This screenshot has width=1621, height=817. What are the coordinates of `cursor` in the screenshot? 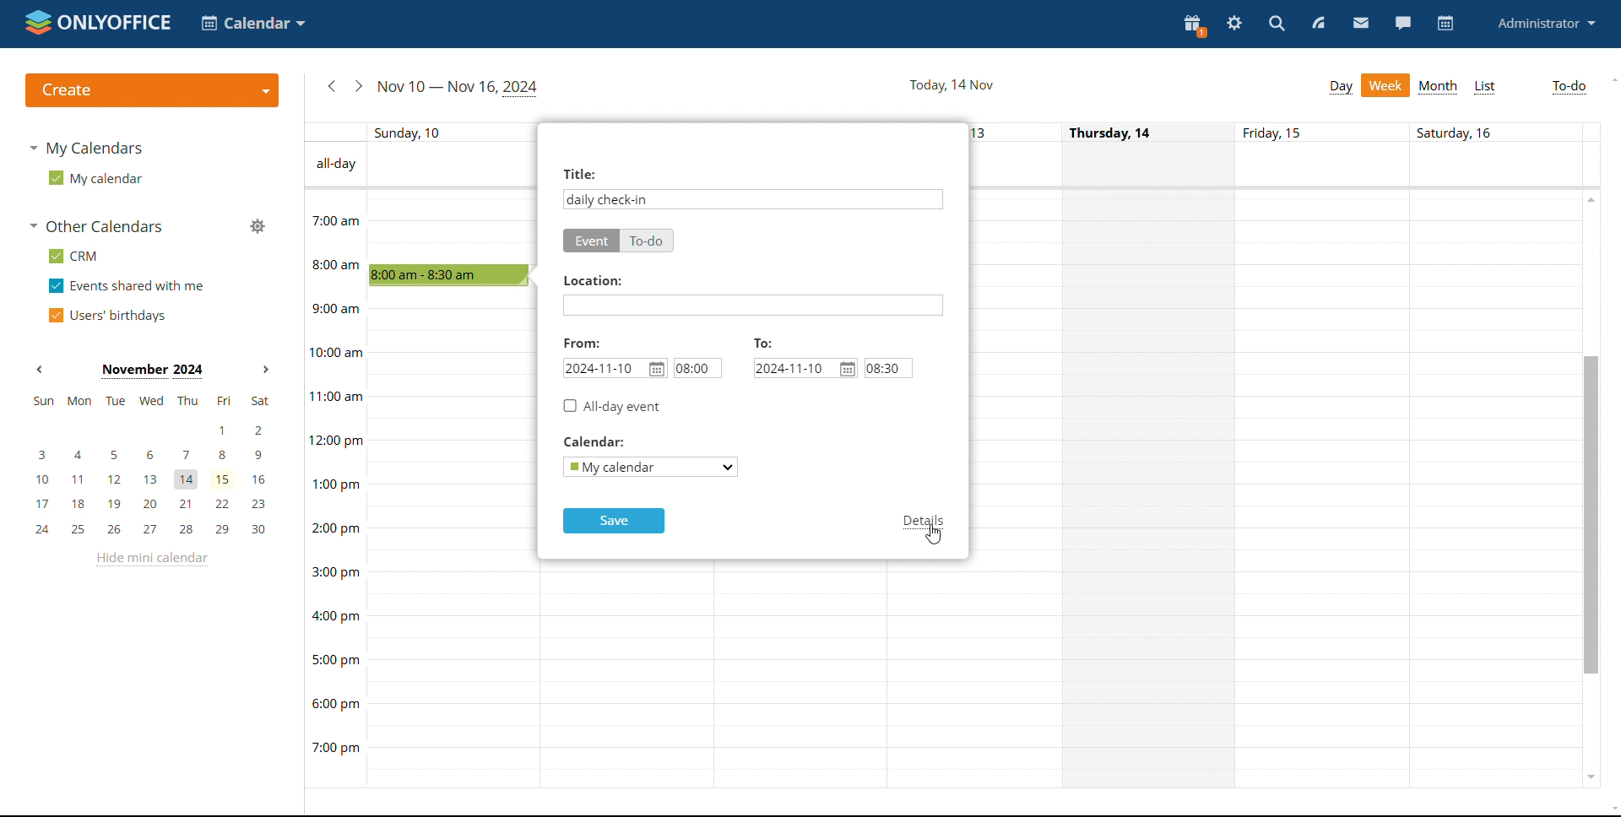 It's located at (935, 535).